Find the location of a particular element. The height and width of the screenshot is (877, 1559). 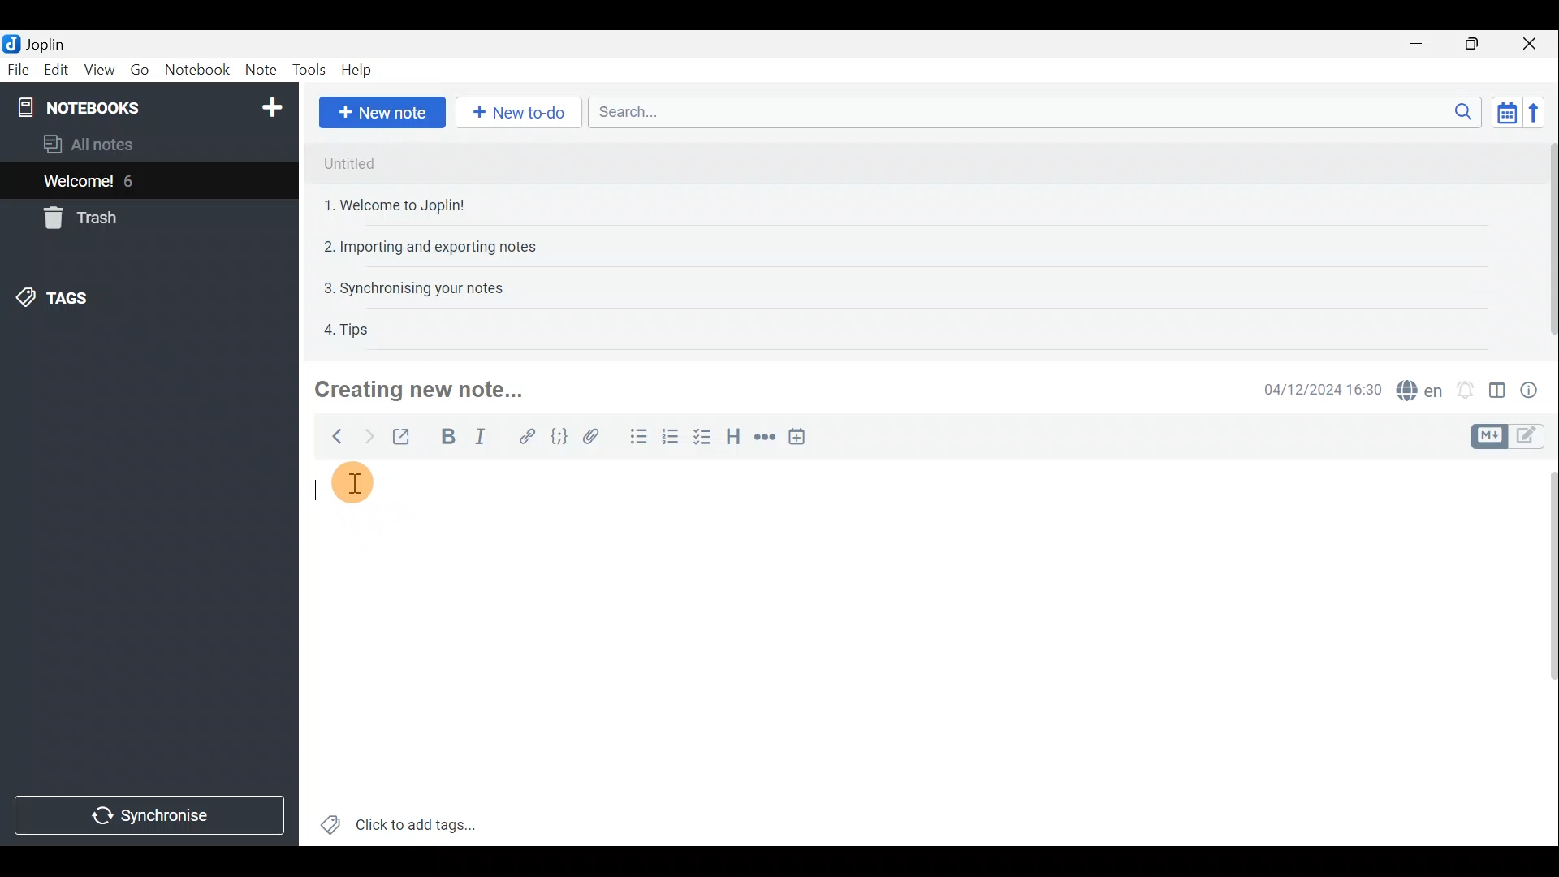

View is located at coordinates (97, 71).